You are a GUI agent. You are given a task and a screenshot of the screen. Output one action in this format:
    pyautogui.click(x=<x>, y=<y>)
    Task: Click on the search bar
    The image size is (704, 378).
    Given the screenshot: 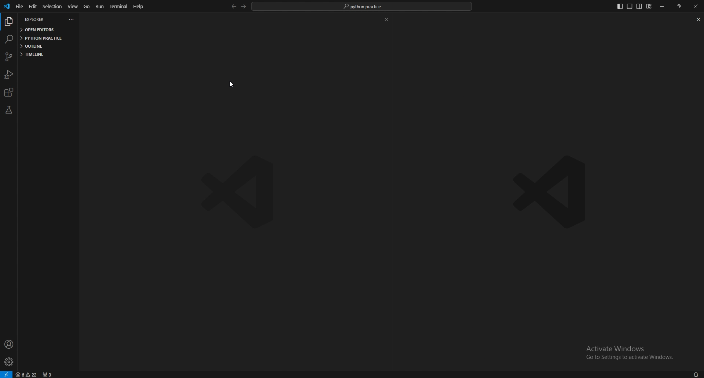 What is the action you would take?
    pyautogui.click(x=362, y=6)
    